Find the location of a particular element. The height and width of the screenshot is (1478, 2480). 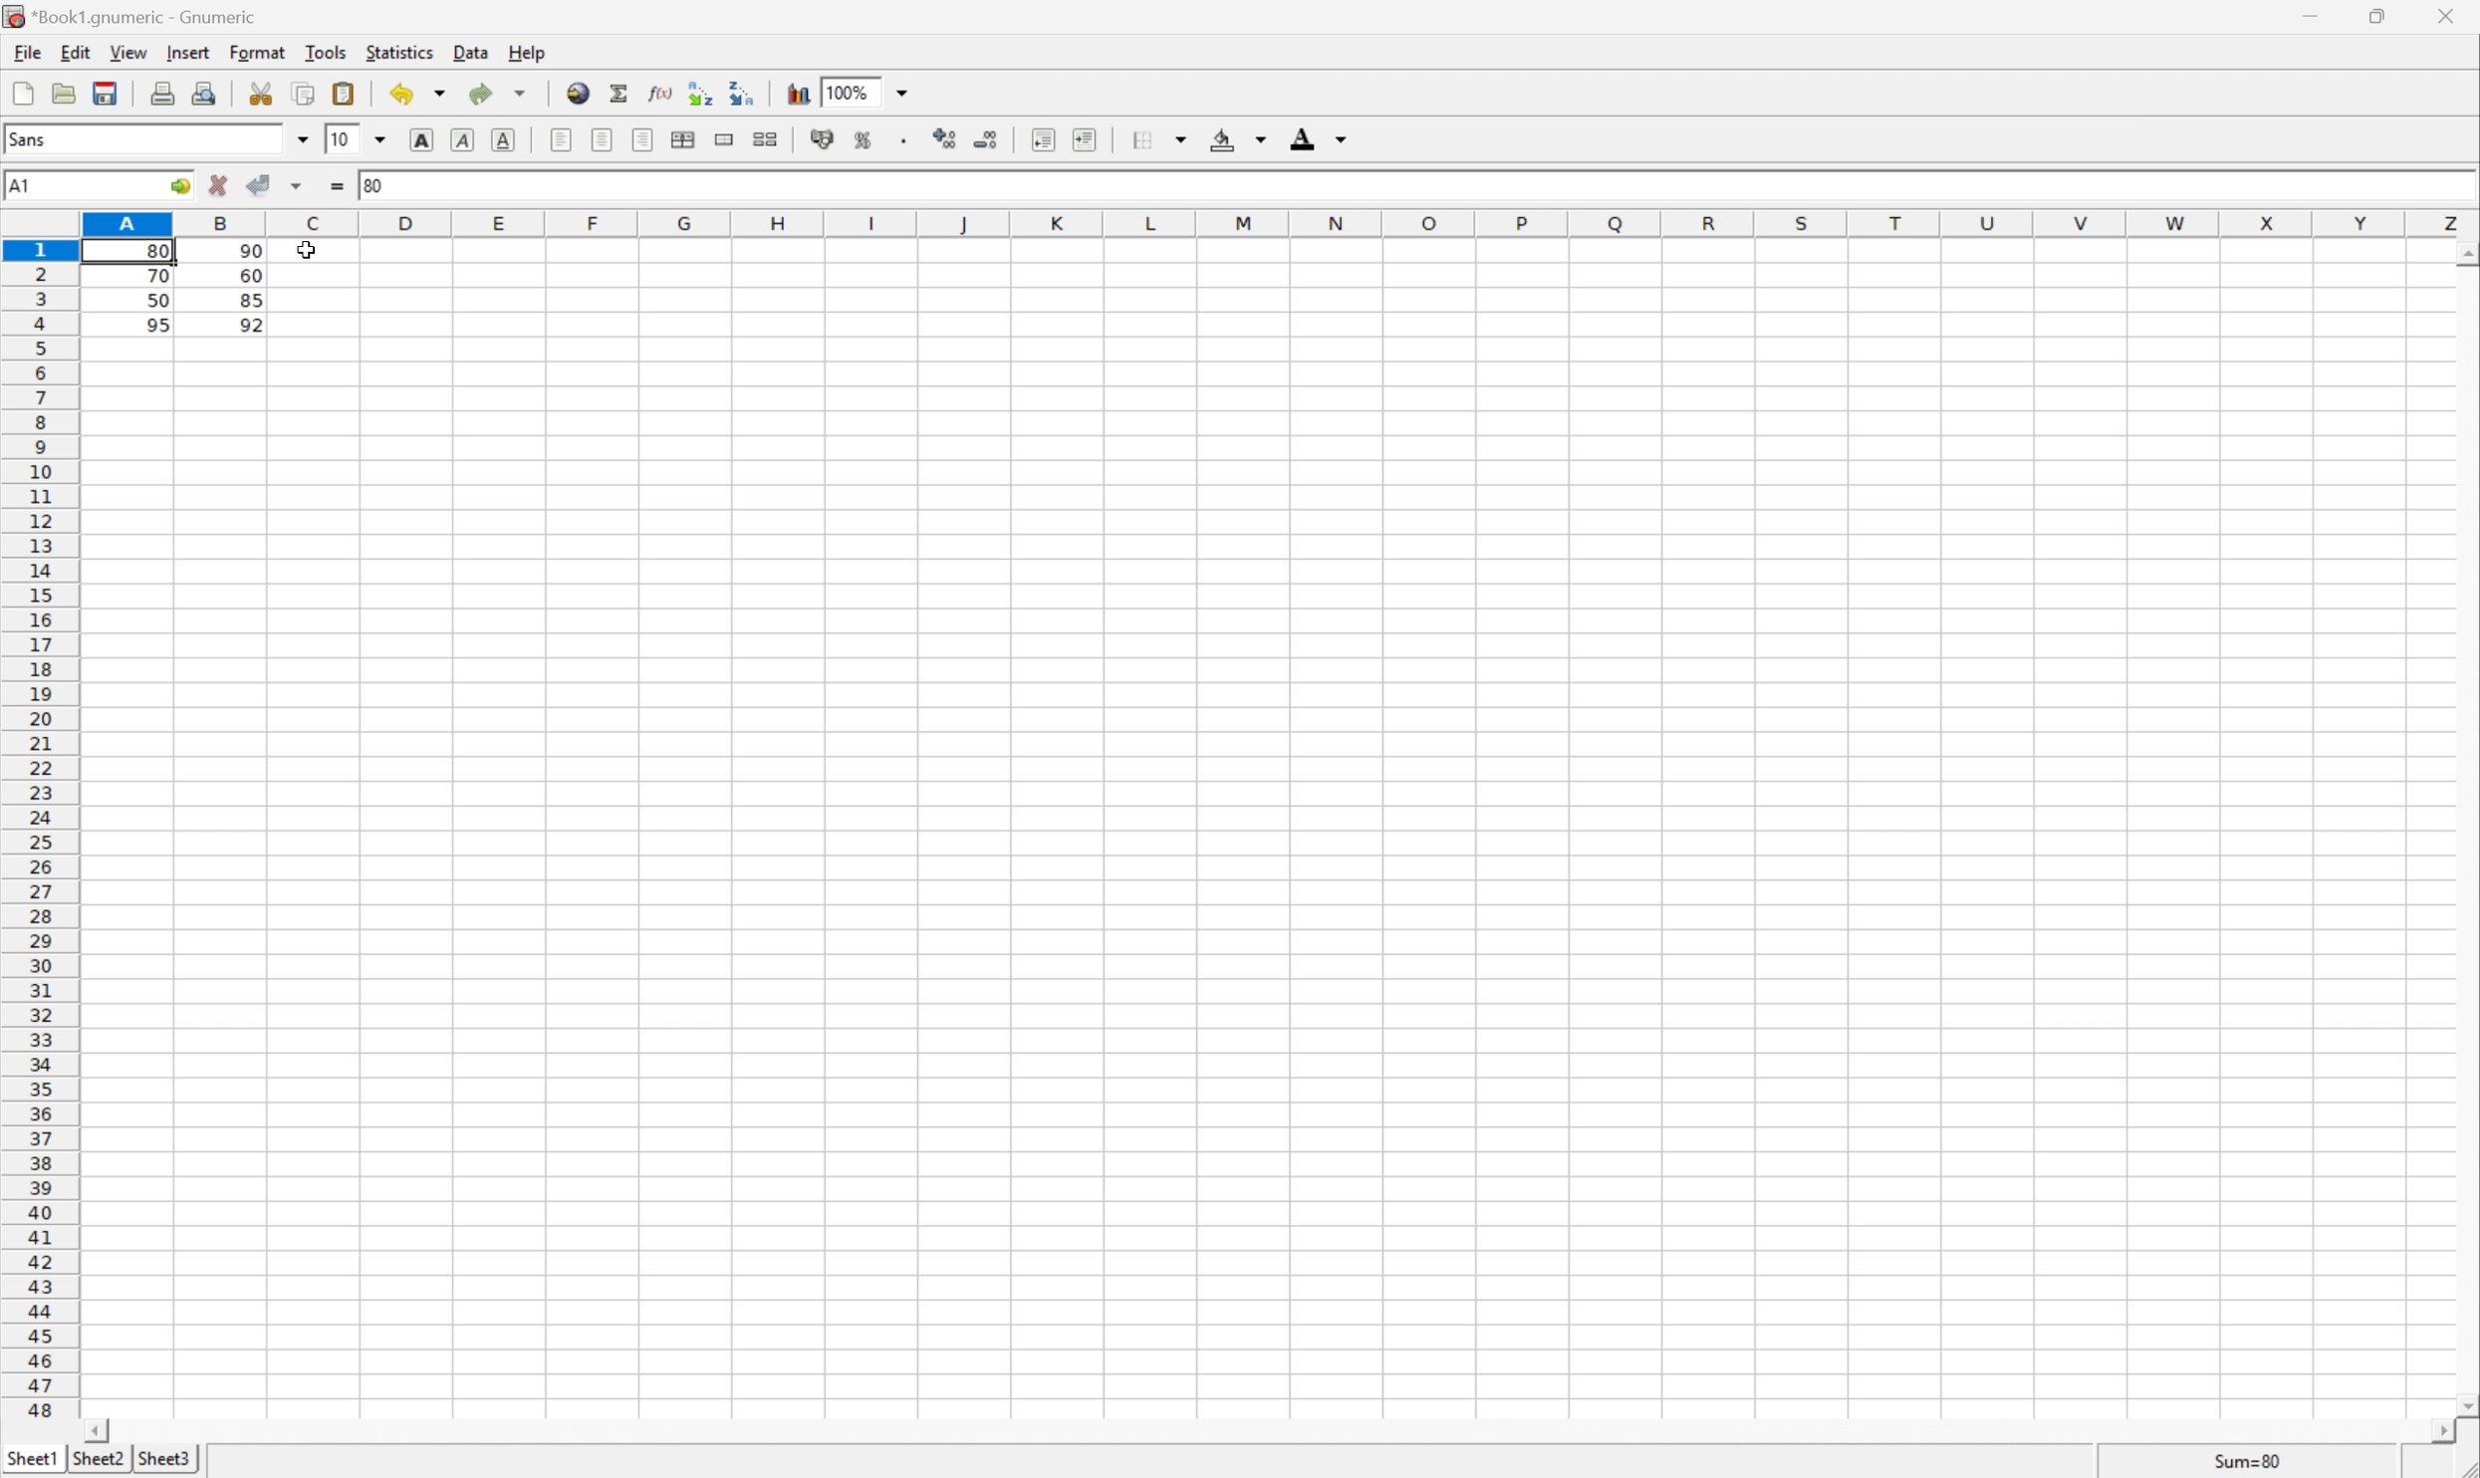

Sheet1 is located at coordinates (33, 1456).